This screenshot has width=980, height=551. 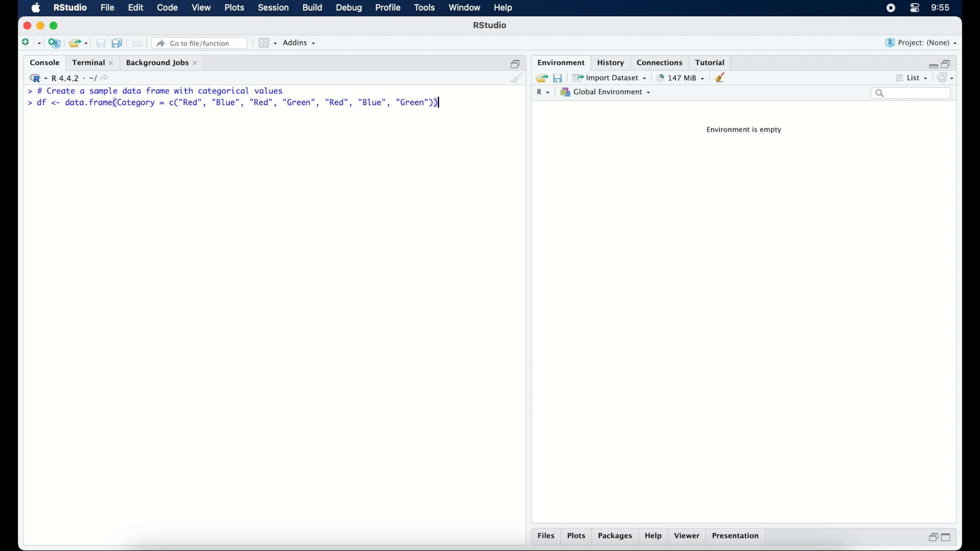 I want to click on packages, so click(x=616, y=537).